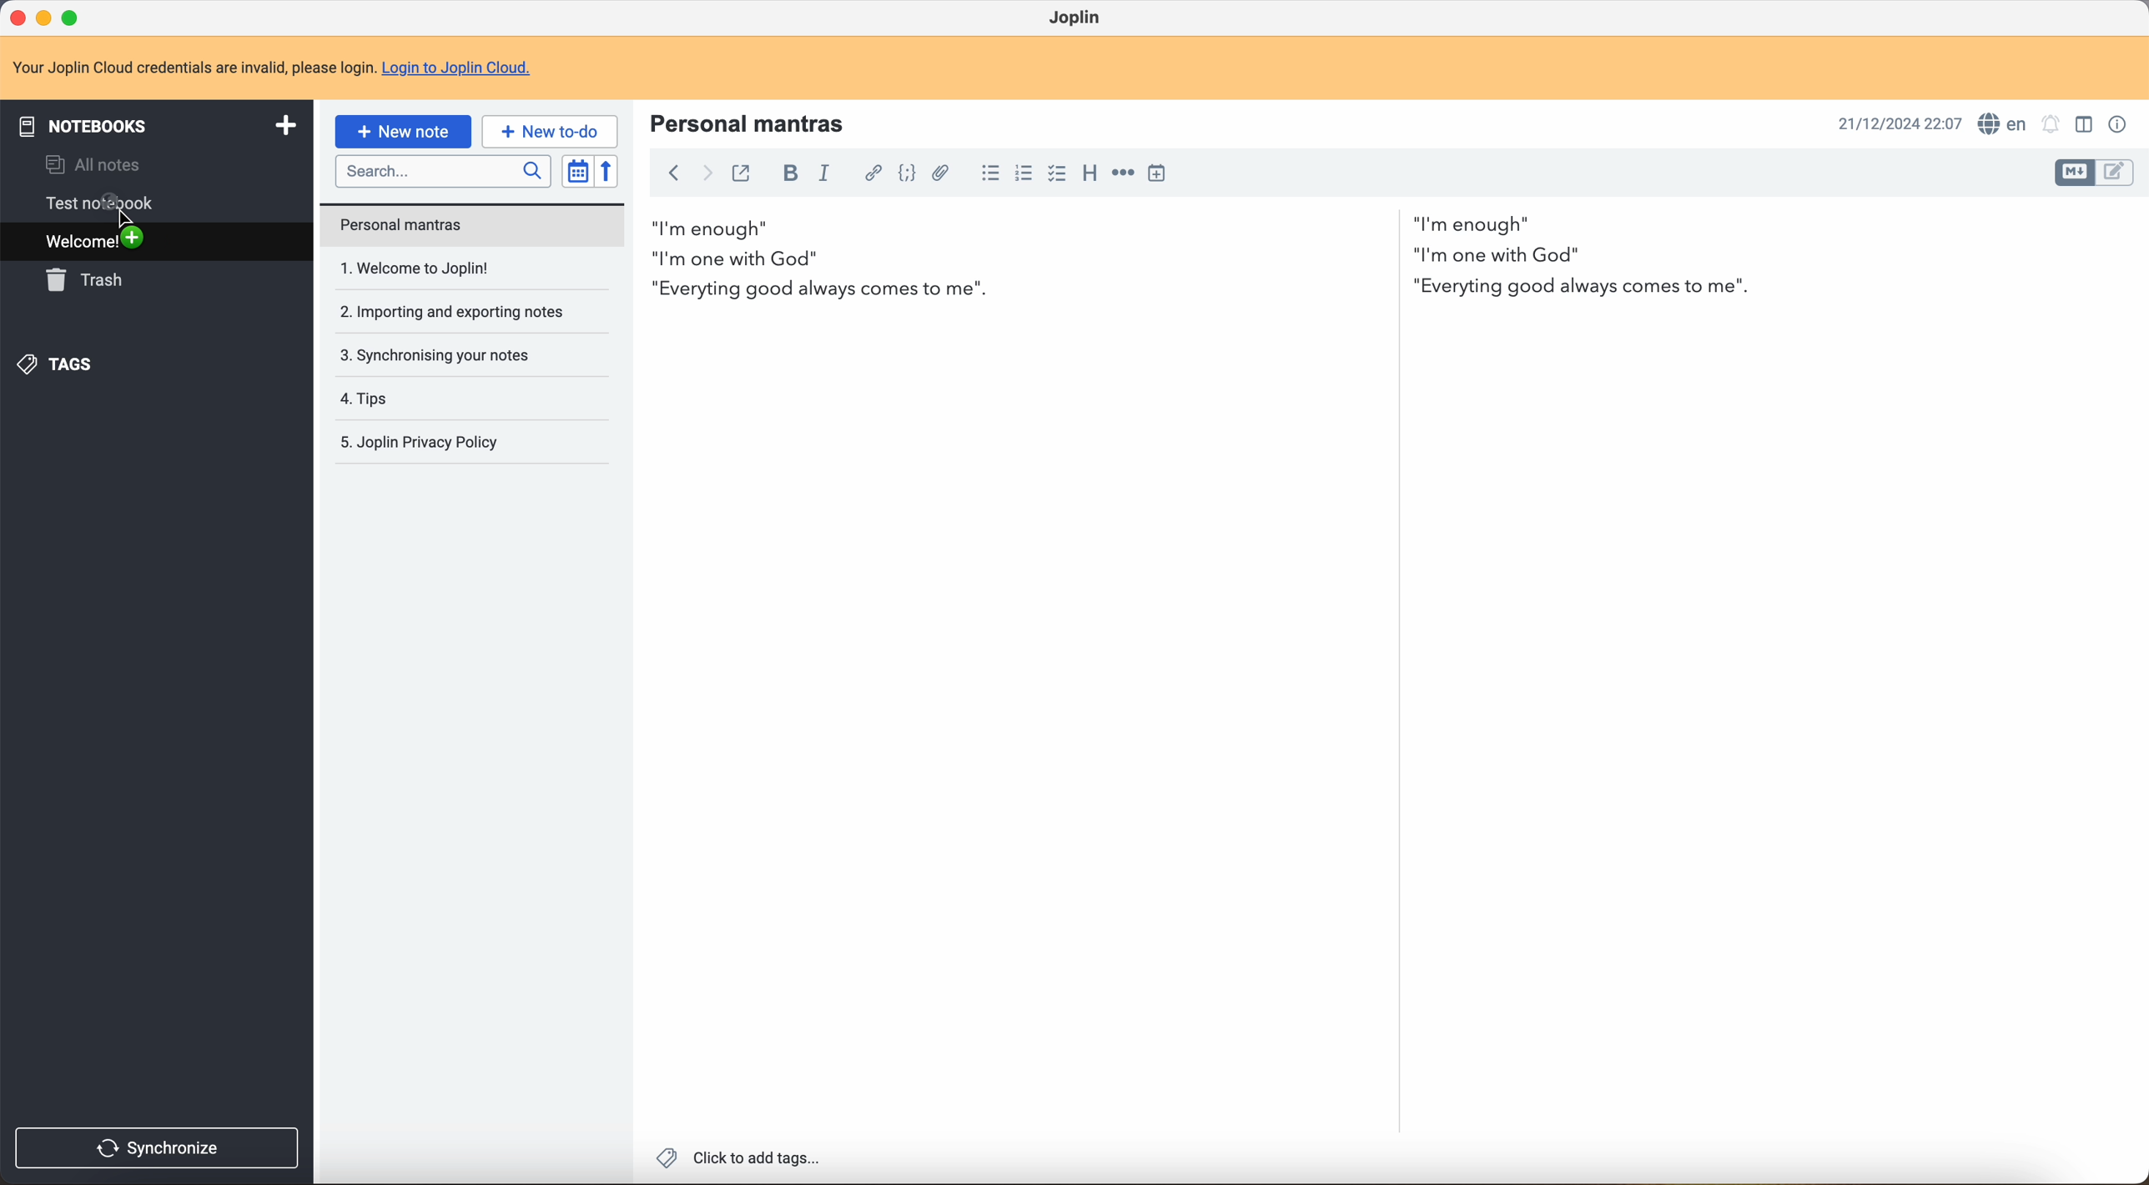 The width and height of the screenshot is (2149, 1185). Describe the element at coordinates (828, 173) in the screenshot. I see `italic` at that location.